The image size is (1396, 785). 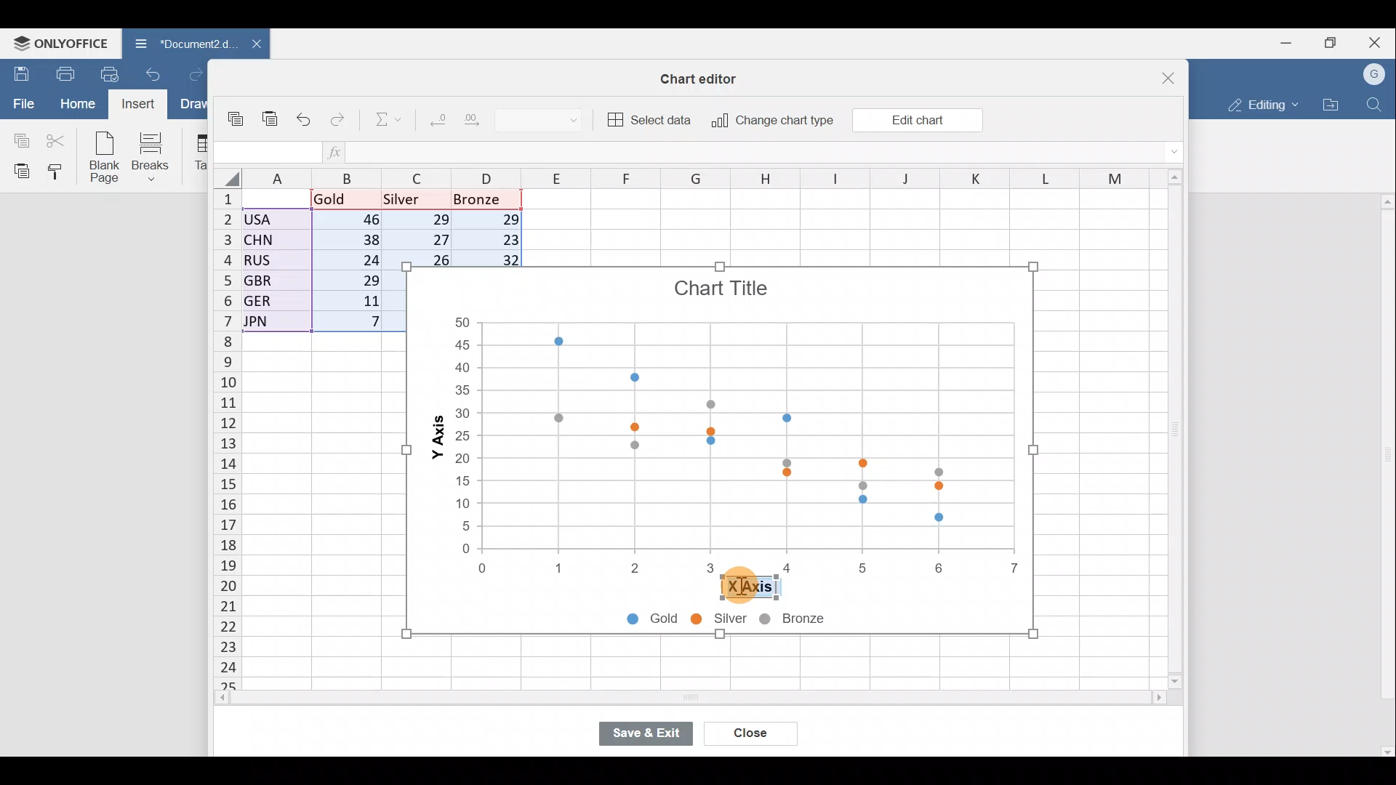 I want to click on Chart image, so click(x=718, y=416).